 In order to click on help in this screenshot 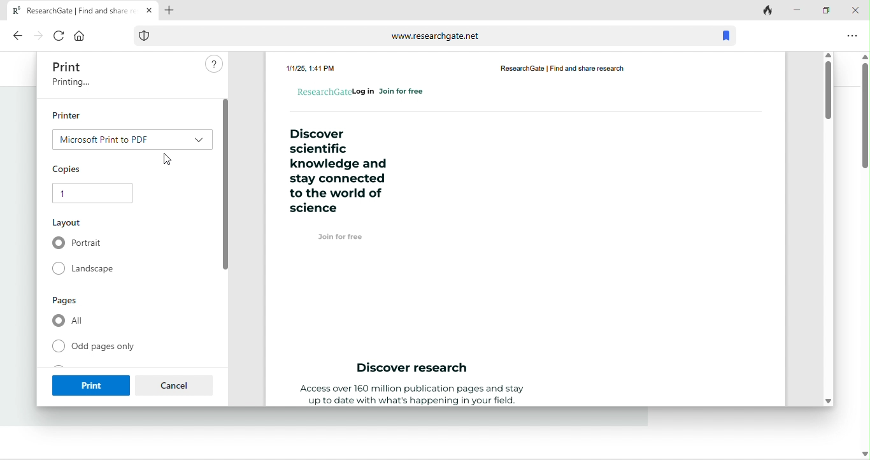, I will do `click(211, 66)`.